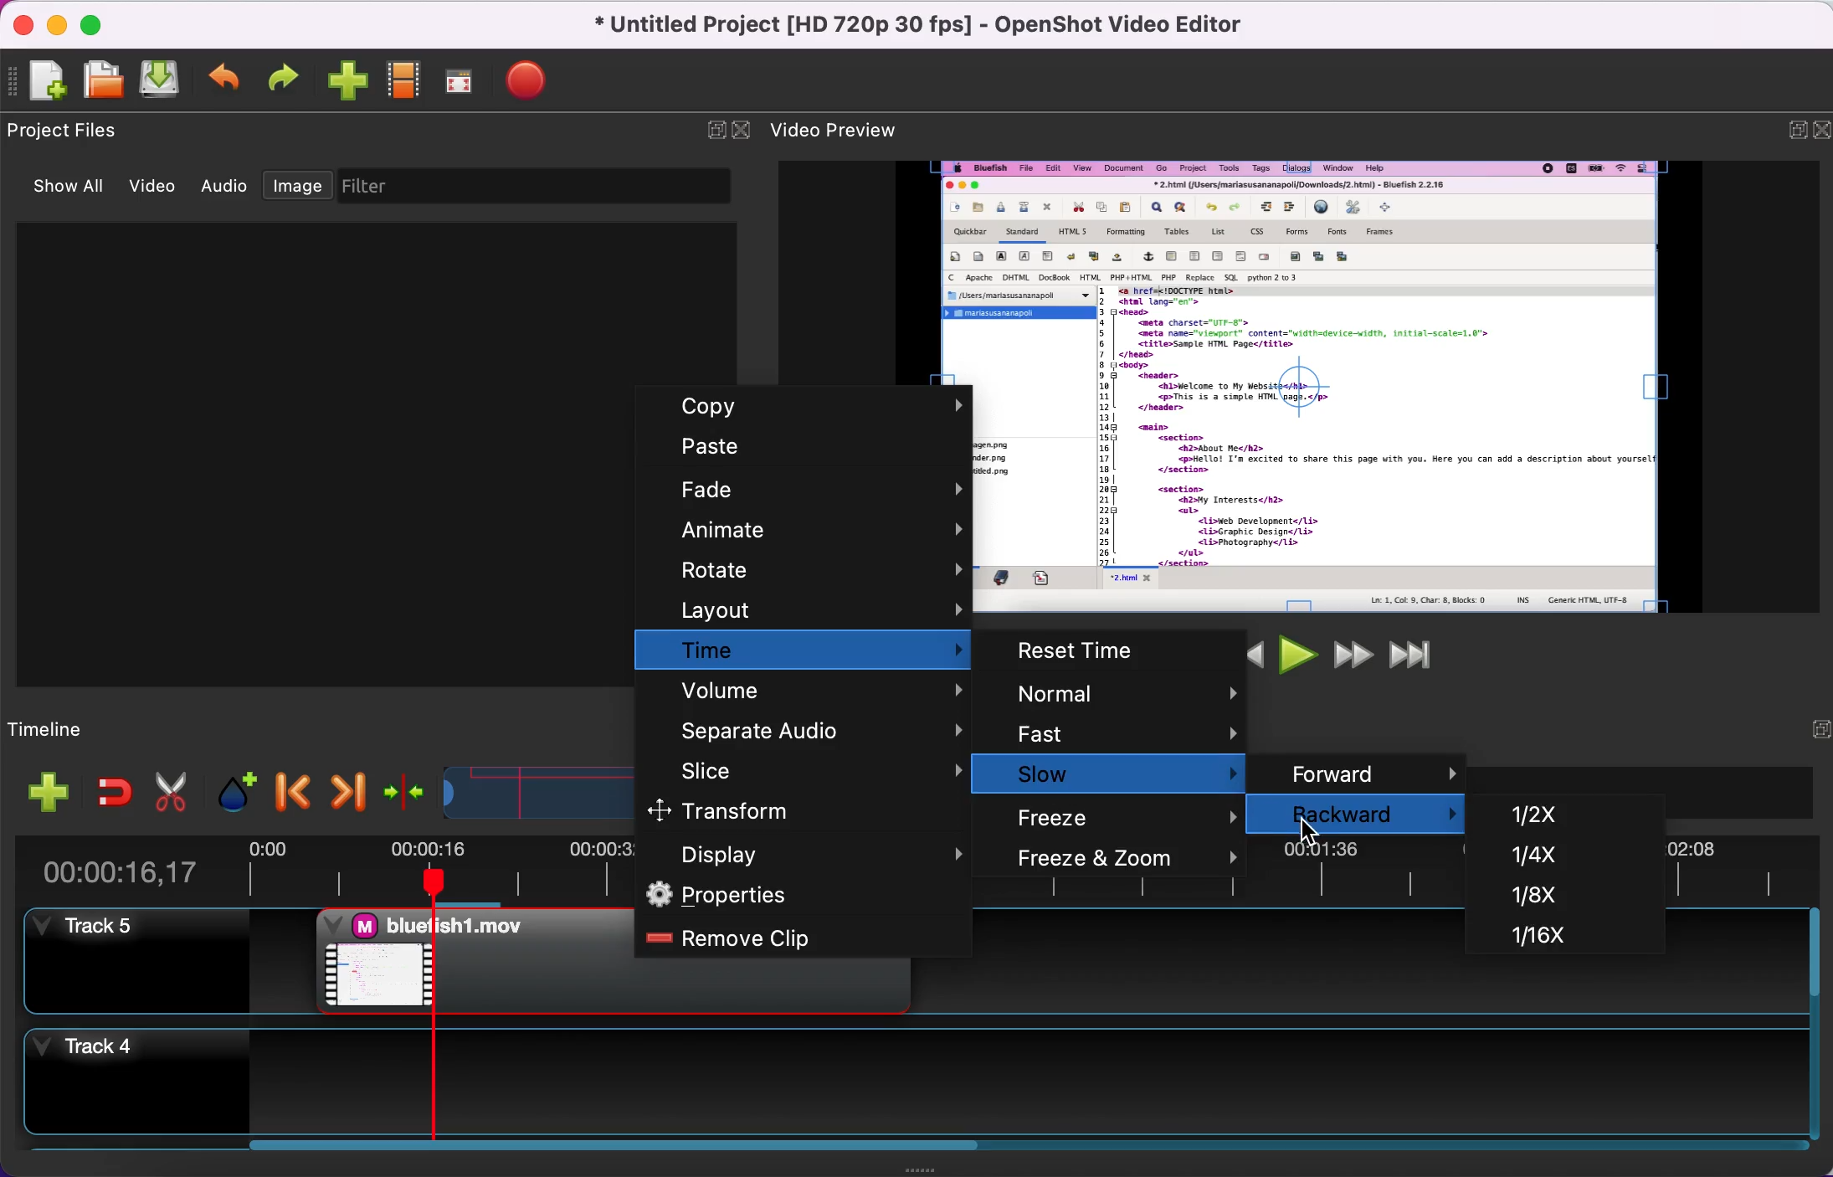 Image resolution: width=1833 pixels, height=1177 pixels. I want to click on cut, so click(172, 789).